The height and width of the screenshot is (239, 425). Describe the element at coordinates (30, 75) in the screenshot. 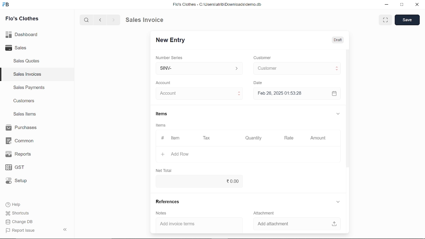

I see `Sales Invoices` at that location.